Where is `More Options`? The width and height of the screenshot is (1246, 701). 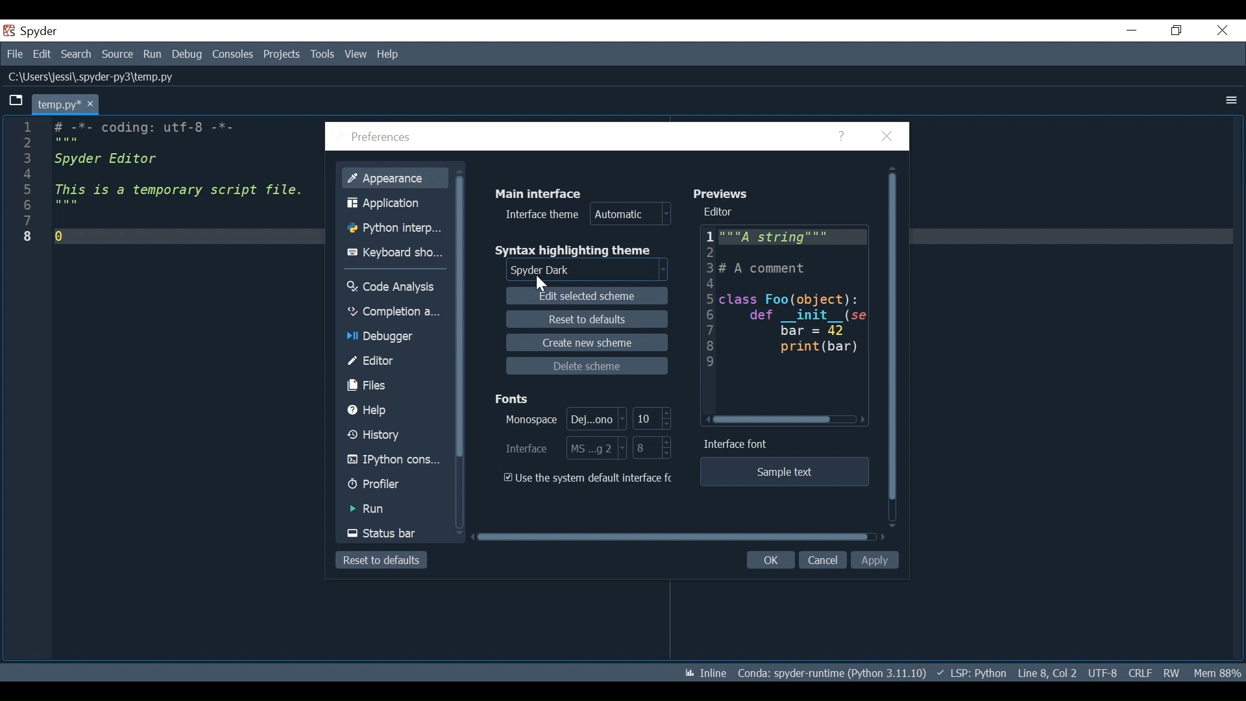
More Options is located at coordinates (1230, 99).